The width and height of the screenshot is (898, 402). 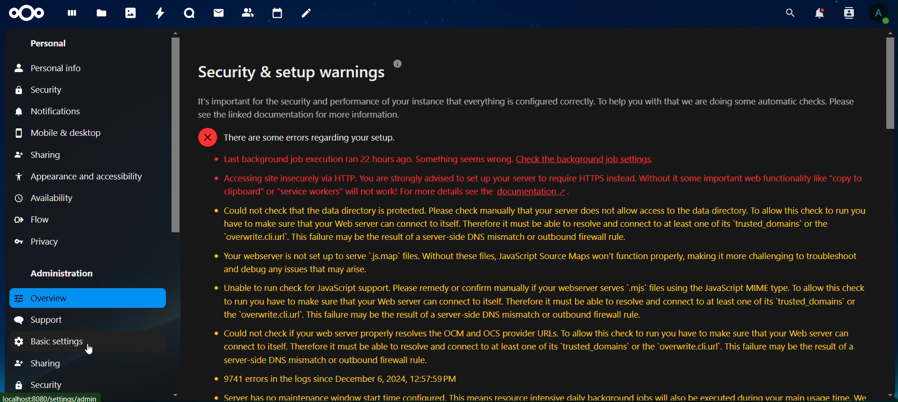 What do you see at coordinates (27, 13) in the screenshot?
I see `icon` at bounding box center [27, 13].